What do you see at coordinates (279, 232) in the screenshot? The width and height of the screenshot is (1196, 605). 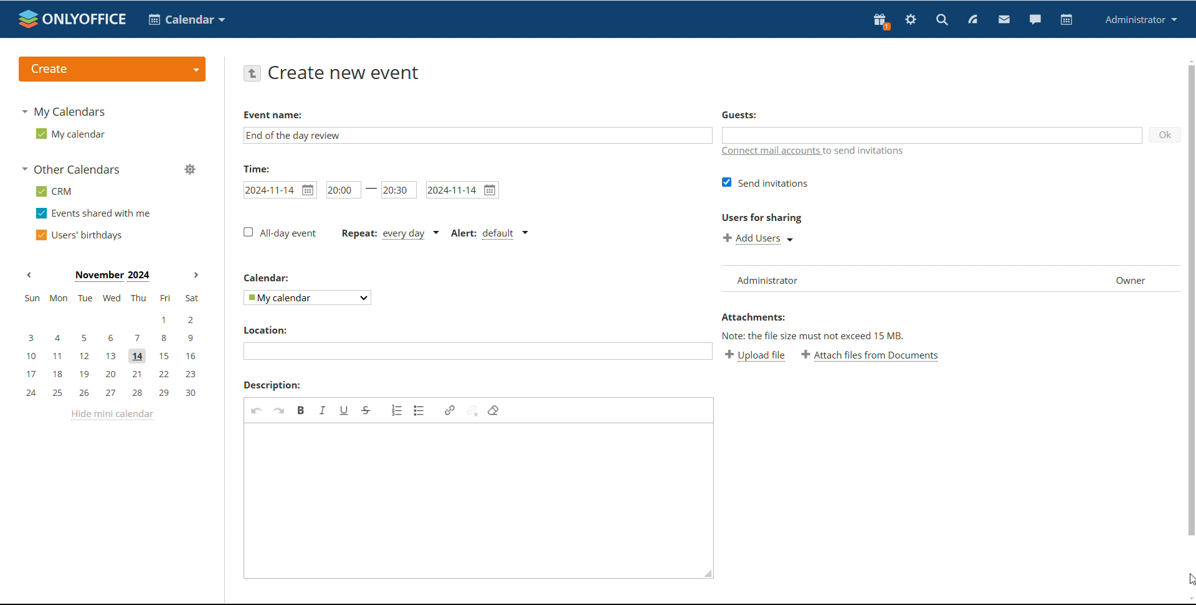 I see `all-day event unticked` at bounding box center [279, 232].